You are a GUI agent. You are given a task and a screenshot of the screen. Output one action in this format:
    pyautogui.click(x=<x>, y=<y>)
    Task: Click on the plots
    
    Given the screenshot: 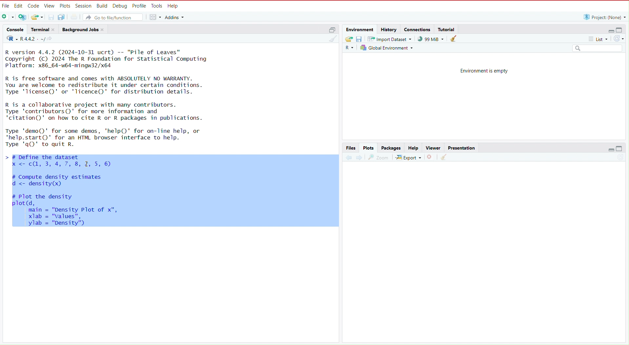 What is the action you would take?
    pyautogui.click(x=65, y=5)
    